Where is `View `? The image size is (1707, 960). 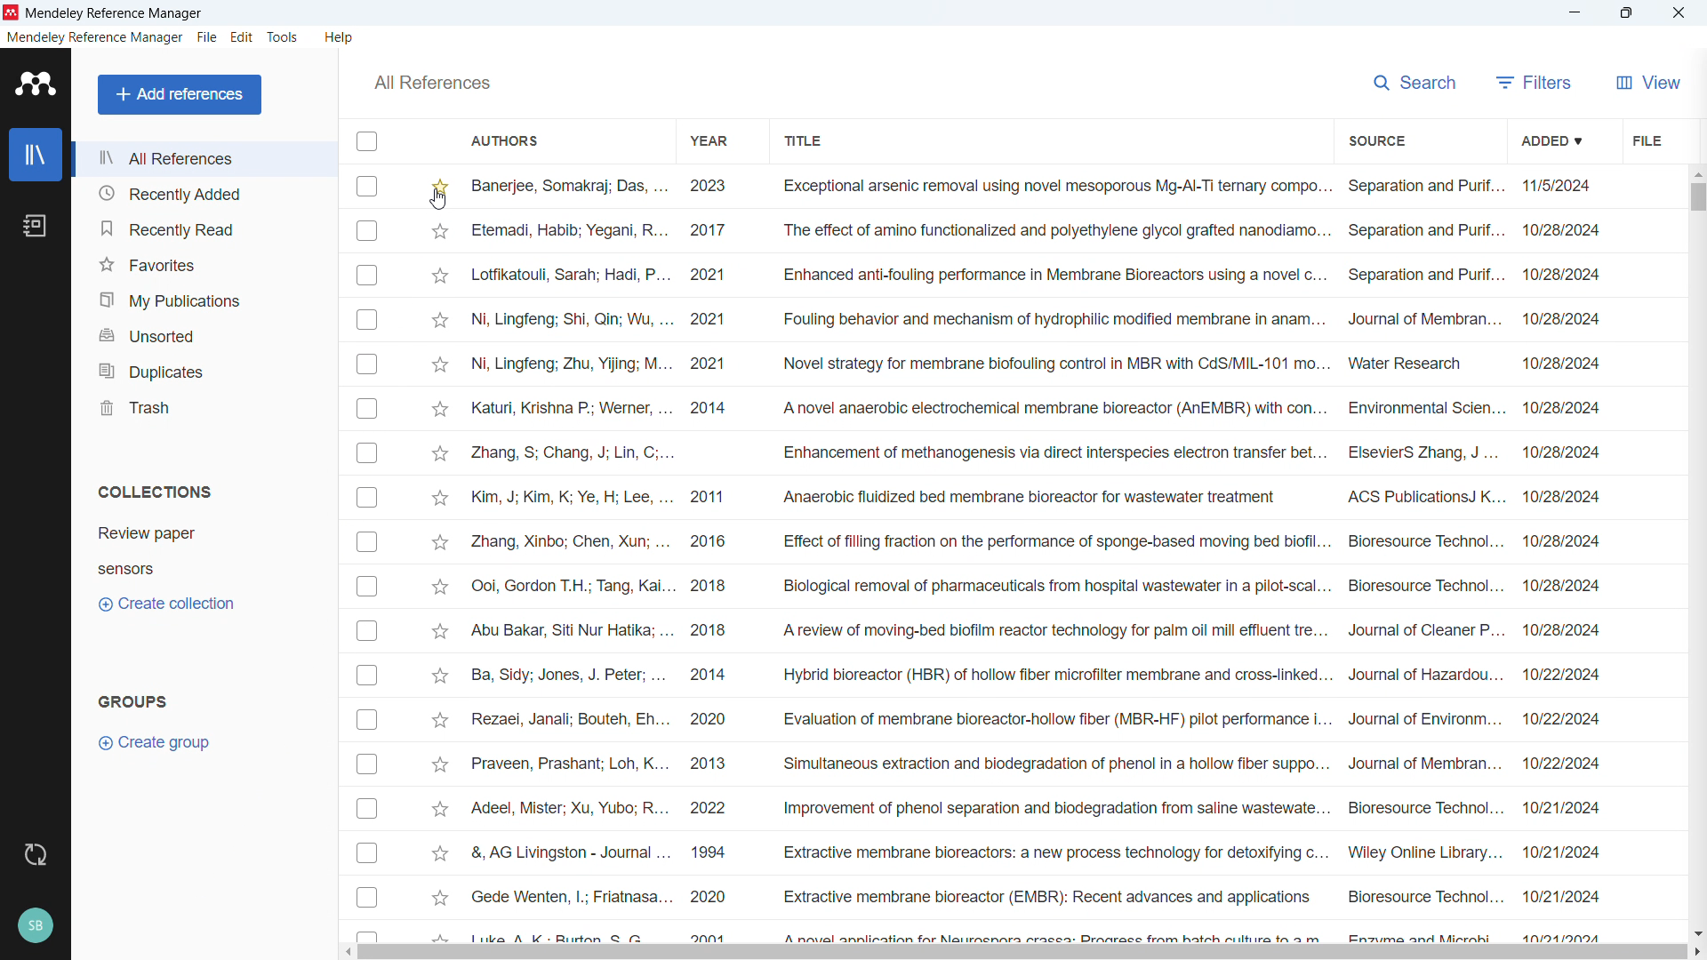 View  is located at coordinates (1647, 82).